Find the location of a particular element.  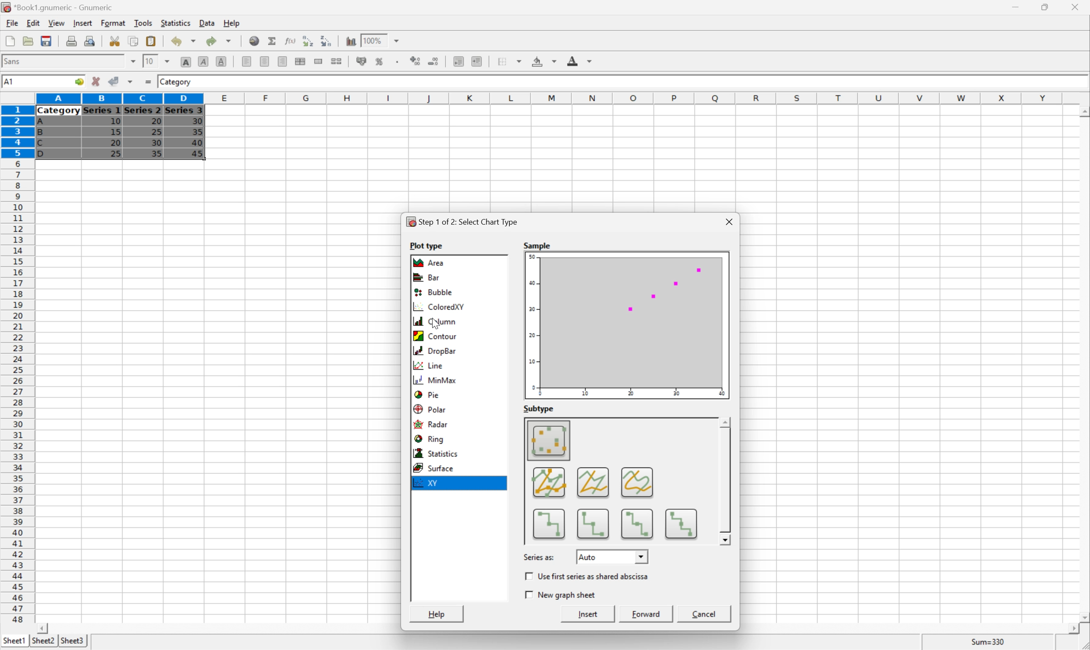

Cut selection is located at coordinates (116, 41).